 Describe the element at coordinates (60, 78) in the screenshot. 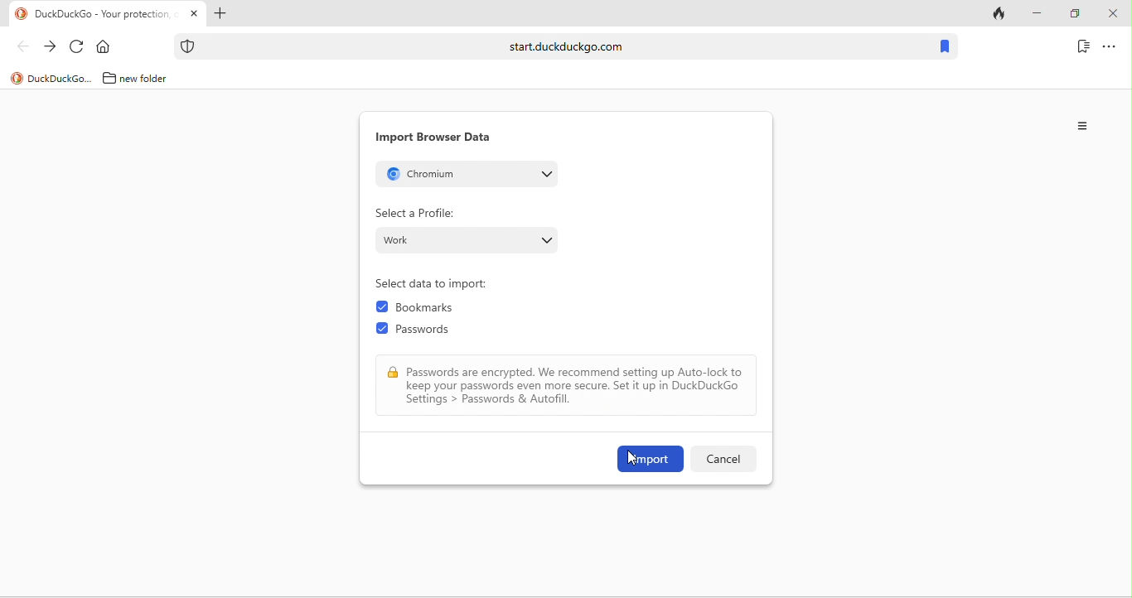

I see `DuckDuckGo...` at that location.